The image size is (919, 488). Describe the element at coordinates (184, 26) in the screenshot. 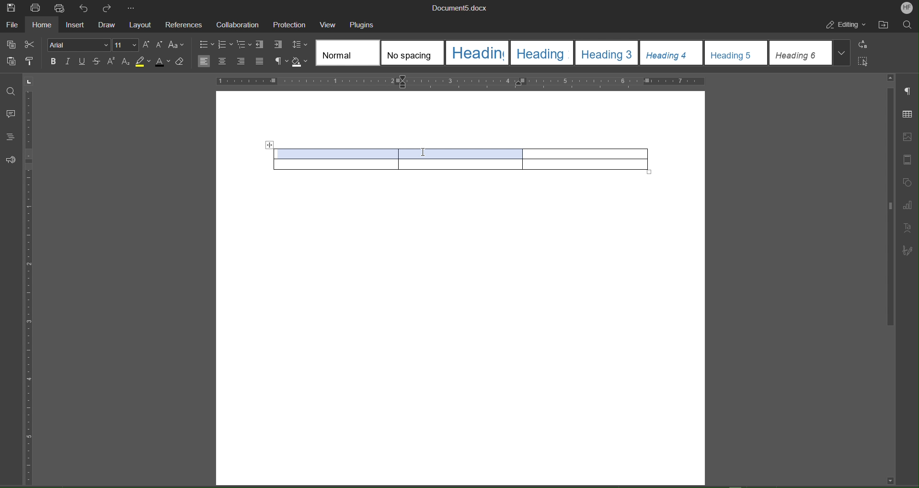

I see `References` at that location.